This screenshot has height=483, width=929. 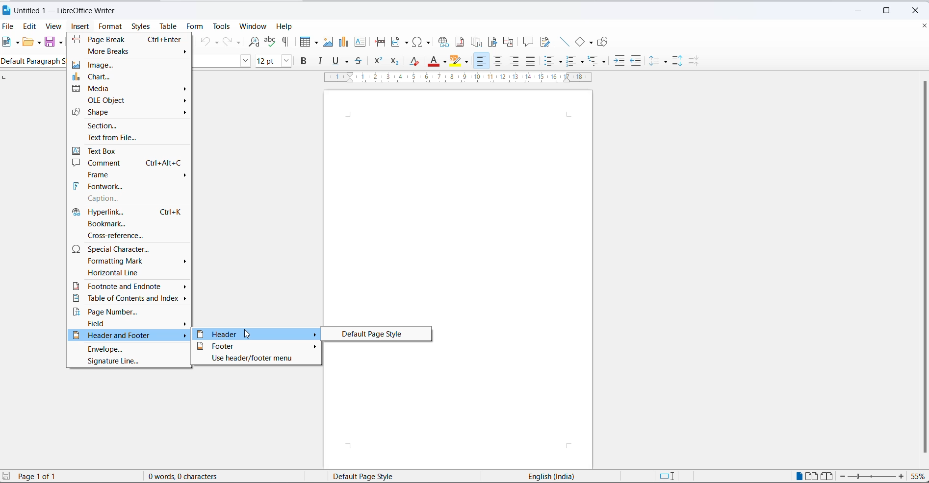 I want to click on underline, so click(x=348, y=62).